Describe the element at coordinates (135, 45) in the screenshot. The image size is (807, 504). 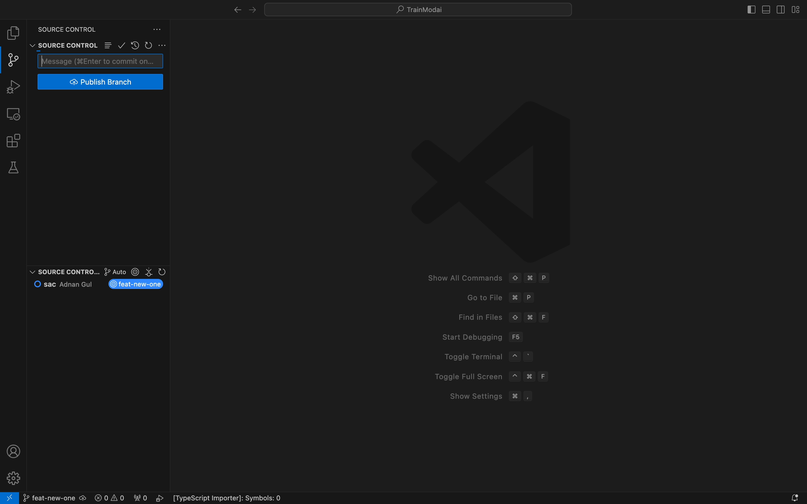
I see `restore` at that location.